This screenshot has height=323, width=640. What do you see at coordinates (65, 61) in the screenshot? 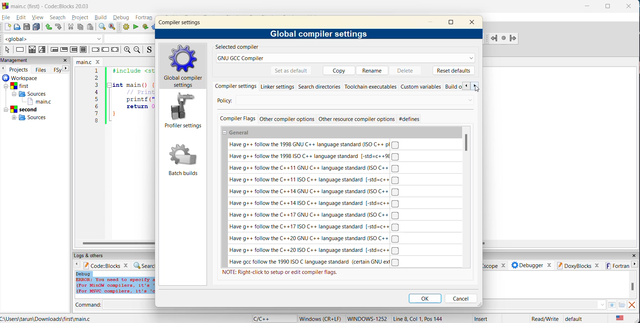
I see `close` at bounding box center [65, 61].